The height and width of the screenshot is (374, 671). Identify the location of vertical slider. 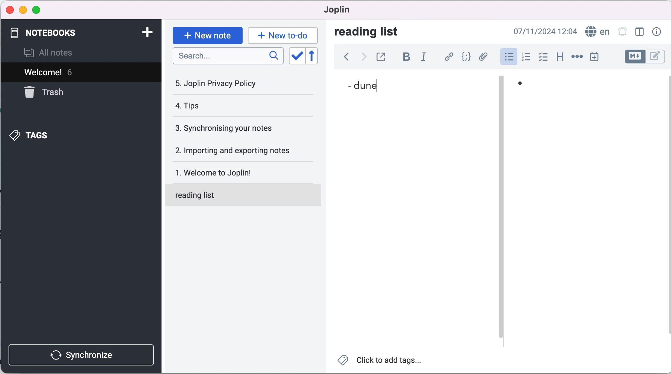
(501, 207).